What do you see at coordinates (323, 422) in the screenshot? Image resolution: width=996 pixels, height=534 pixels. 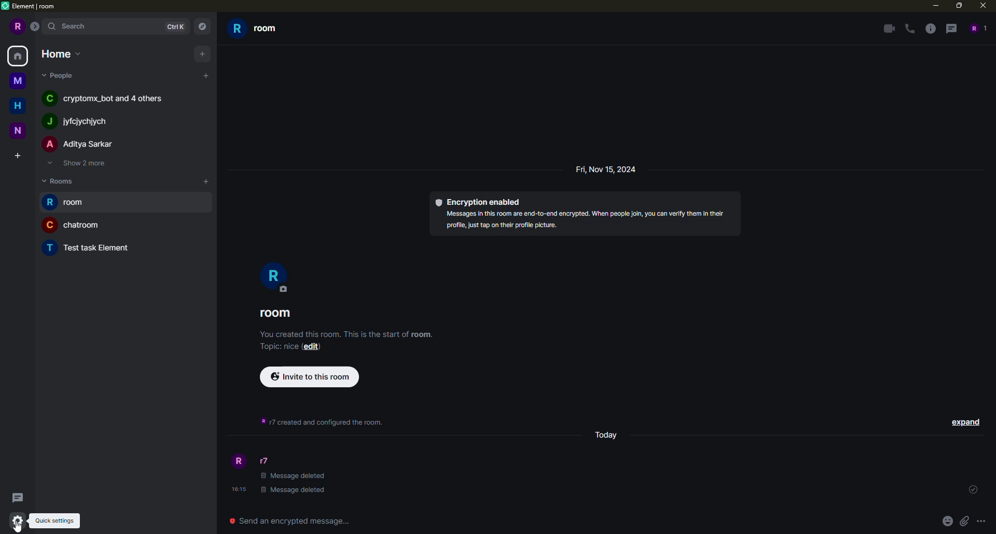 I see `info` at bounding box center [323, 422].